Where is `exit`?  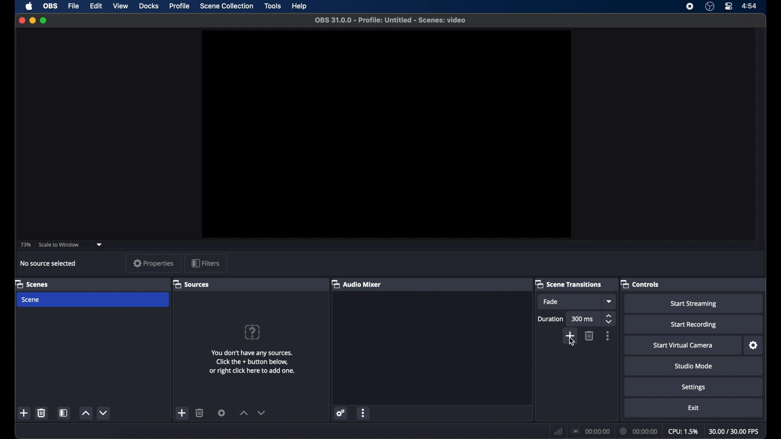 exit is located at coordinates (694, 408).